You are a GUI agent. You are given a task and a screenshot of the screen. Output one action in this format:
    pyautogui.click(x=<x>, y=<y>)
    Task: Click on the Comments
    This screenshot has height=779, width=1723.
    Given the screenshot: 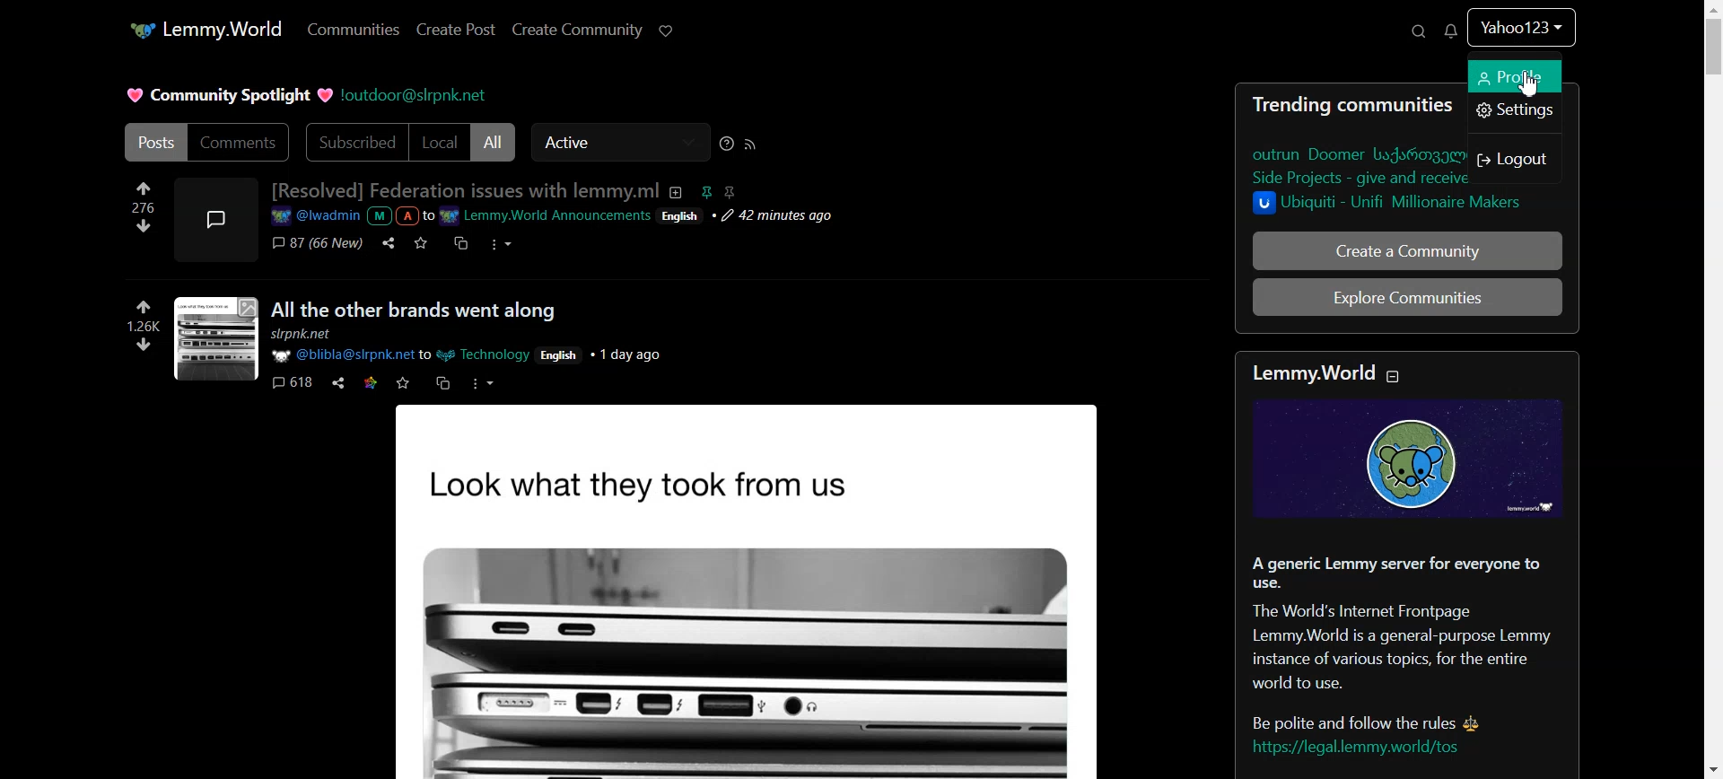 What is the action you would take?
    pyautogui.click(x=241, y=143)
    